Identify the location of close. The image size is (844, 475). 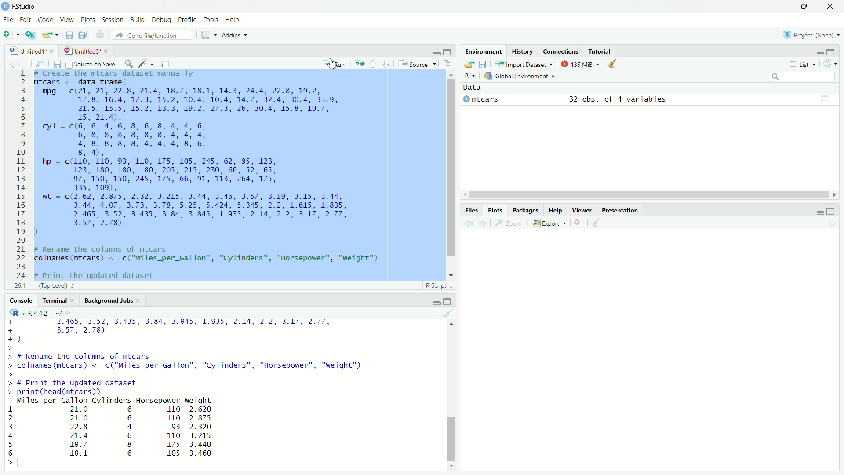
(829, 6).